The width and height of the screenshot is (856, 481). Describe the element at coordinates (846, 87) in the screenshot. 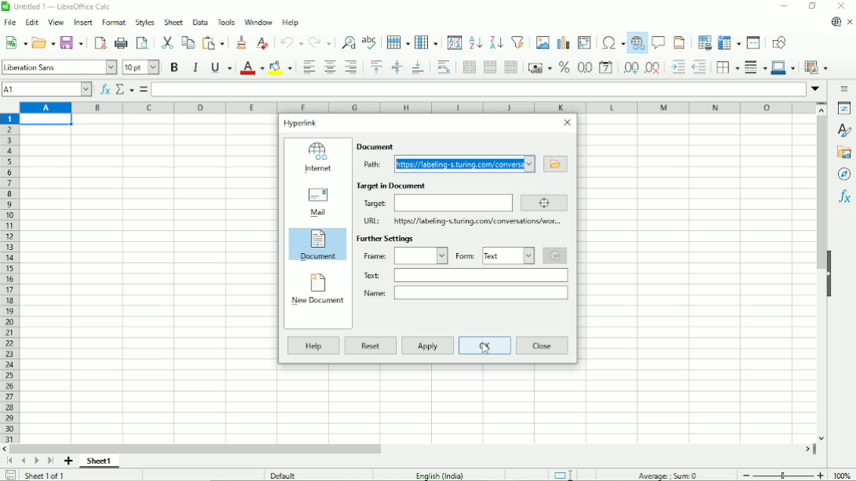

I see `Sidebar settings` at that location.